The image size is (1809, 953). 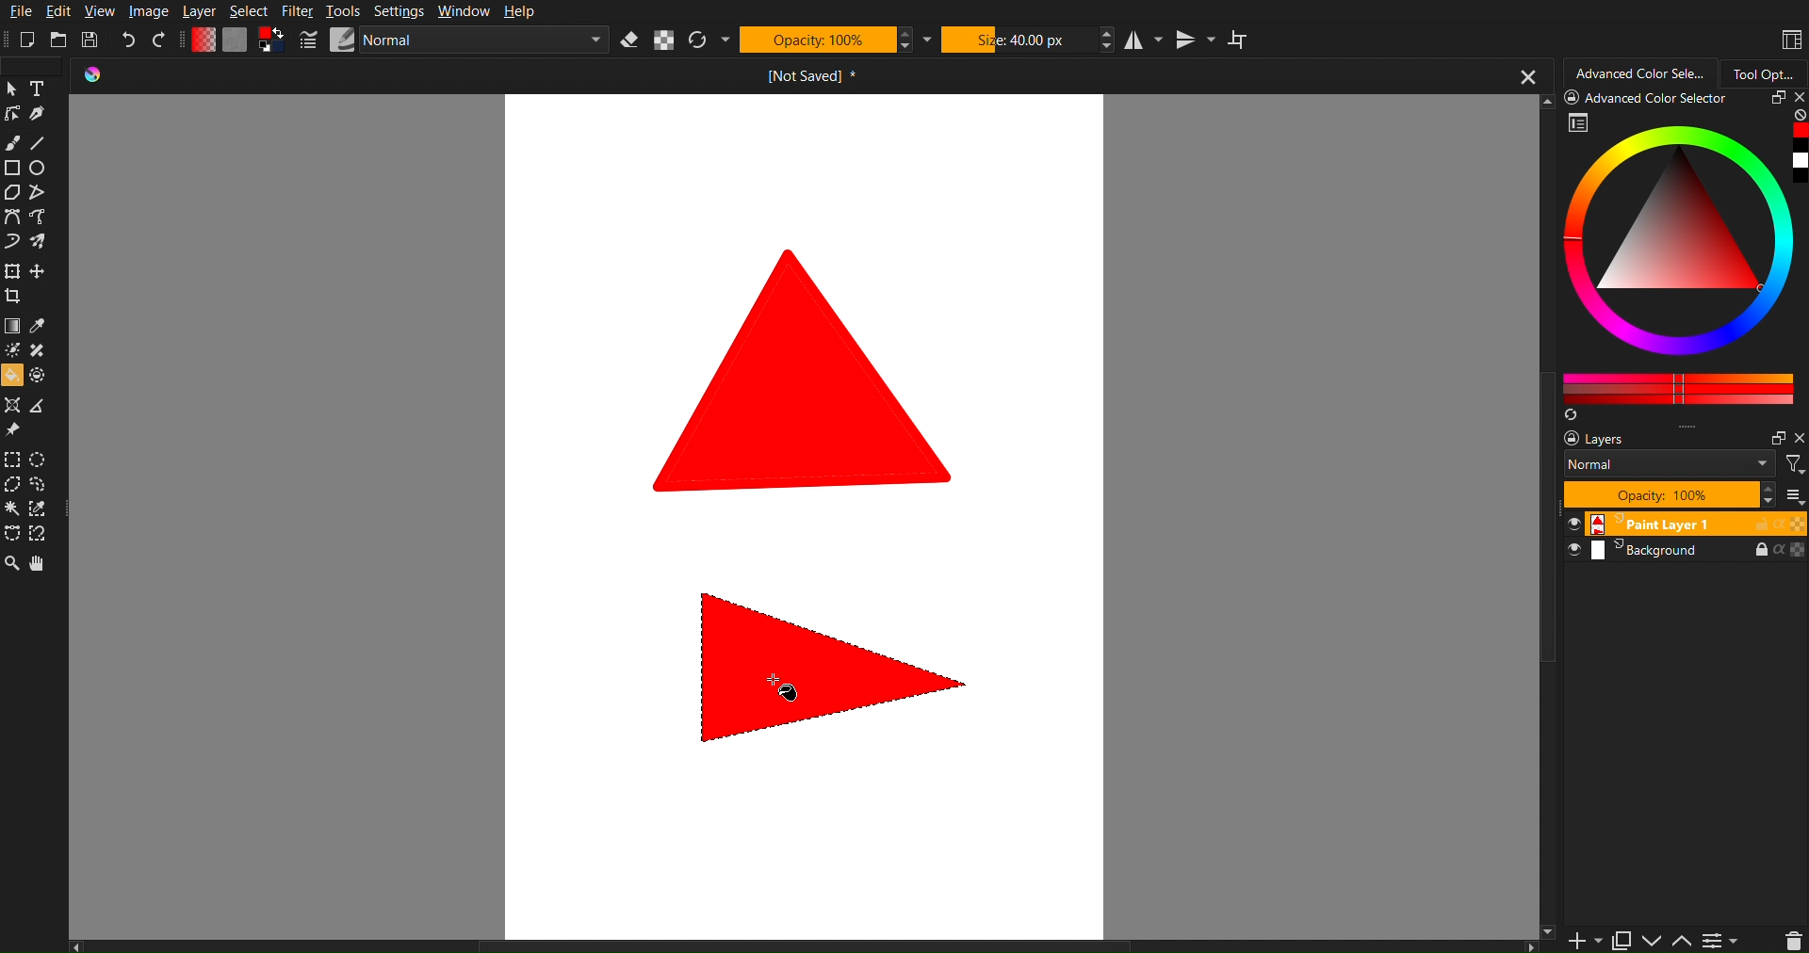 What do you see at coordinates (11, 114) in the screenshot?
I see `Lineart Tools` at bounding box center [11, 114].